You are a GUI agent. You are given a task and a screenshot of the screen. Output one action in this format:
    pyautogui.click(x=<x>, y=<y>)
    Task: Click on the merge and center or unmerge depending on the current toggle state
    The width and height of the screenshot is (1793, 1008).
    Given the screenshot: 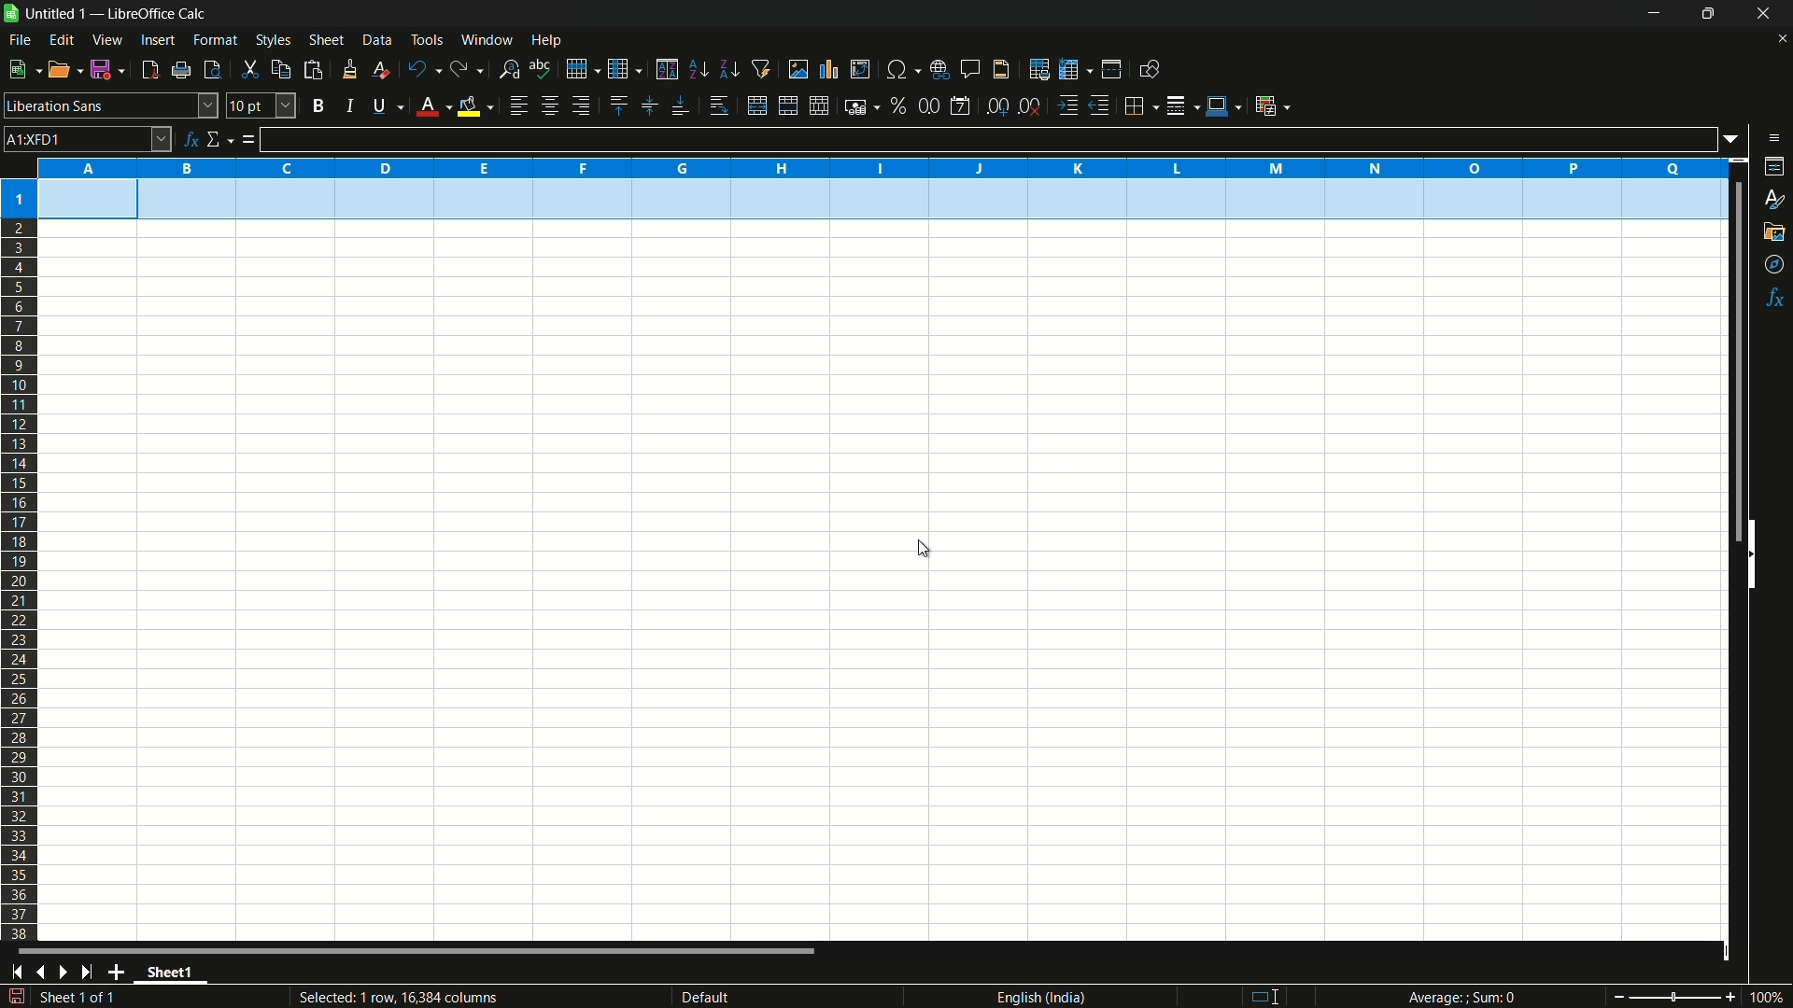 What is the action you would take?
    pyautogui.click(x=755, y=106)
    